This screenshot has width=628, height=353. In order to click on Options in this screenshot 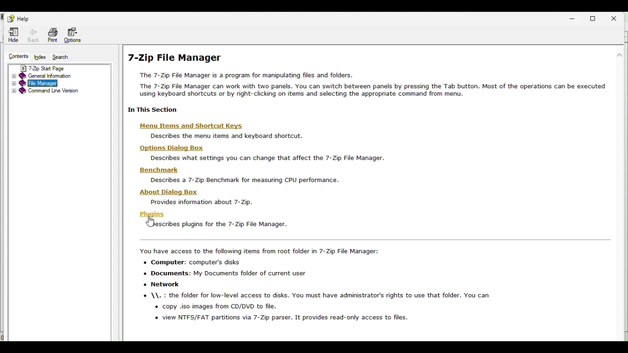, I will do `click(78, 35)`.